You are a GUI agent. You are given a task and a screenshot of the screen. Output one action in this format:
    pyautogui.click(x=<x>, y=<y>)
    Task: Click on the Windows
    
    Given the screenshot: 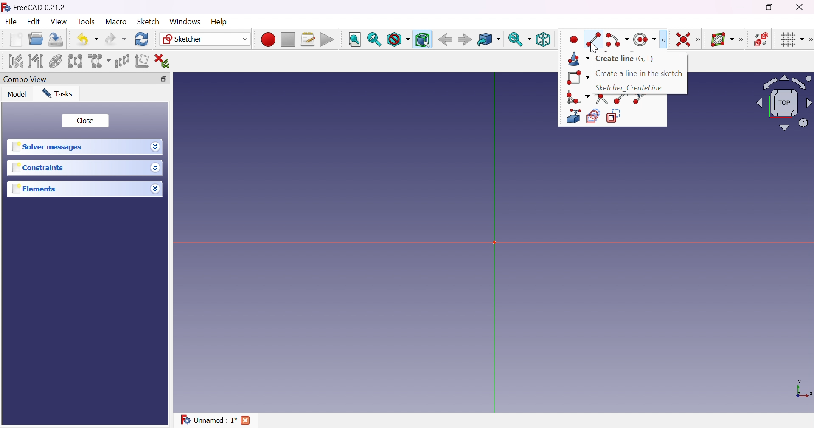 What is the action you would take?
    pyautogui.click(x=184, y=21)
    